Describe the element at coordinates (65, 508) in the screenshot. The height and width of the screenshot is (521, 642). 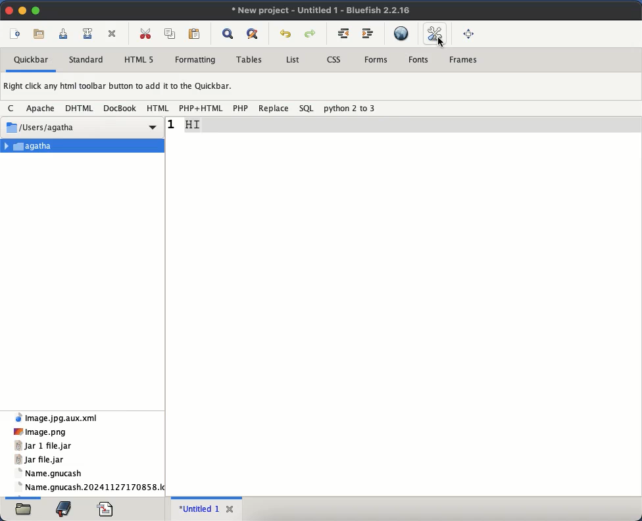
I see `bookmark` at that location.